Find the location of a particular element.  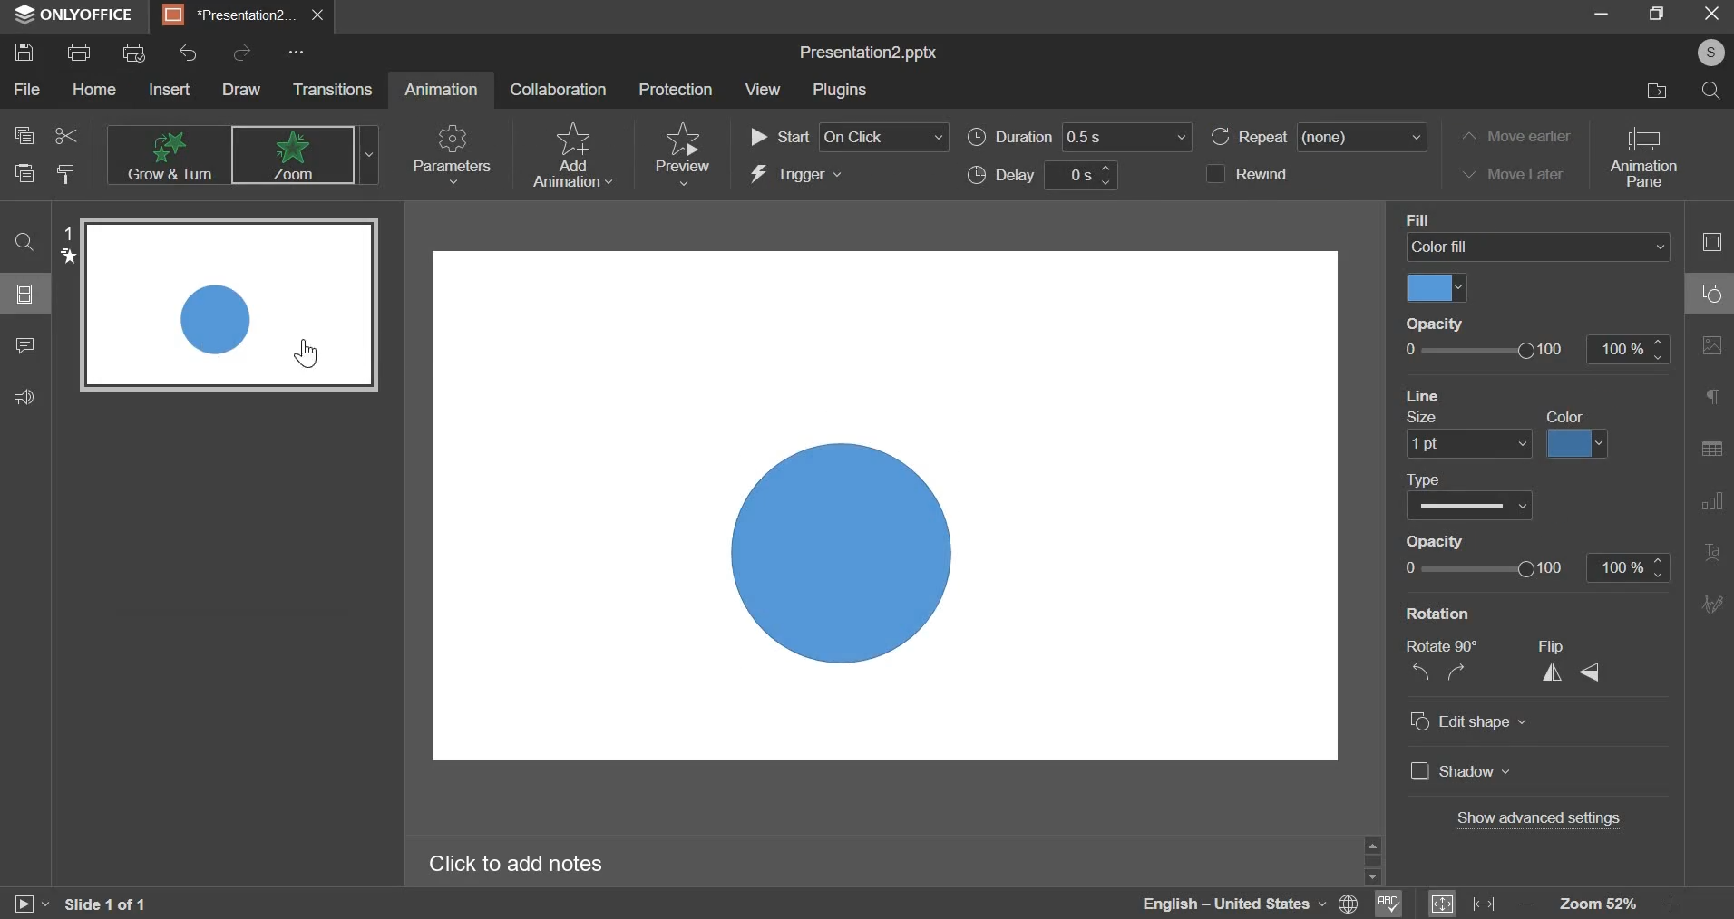

print is located at coordinates (81, 51).